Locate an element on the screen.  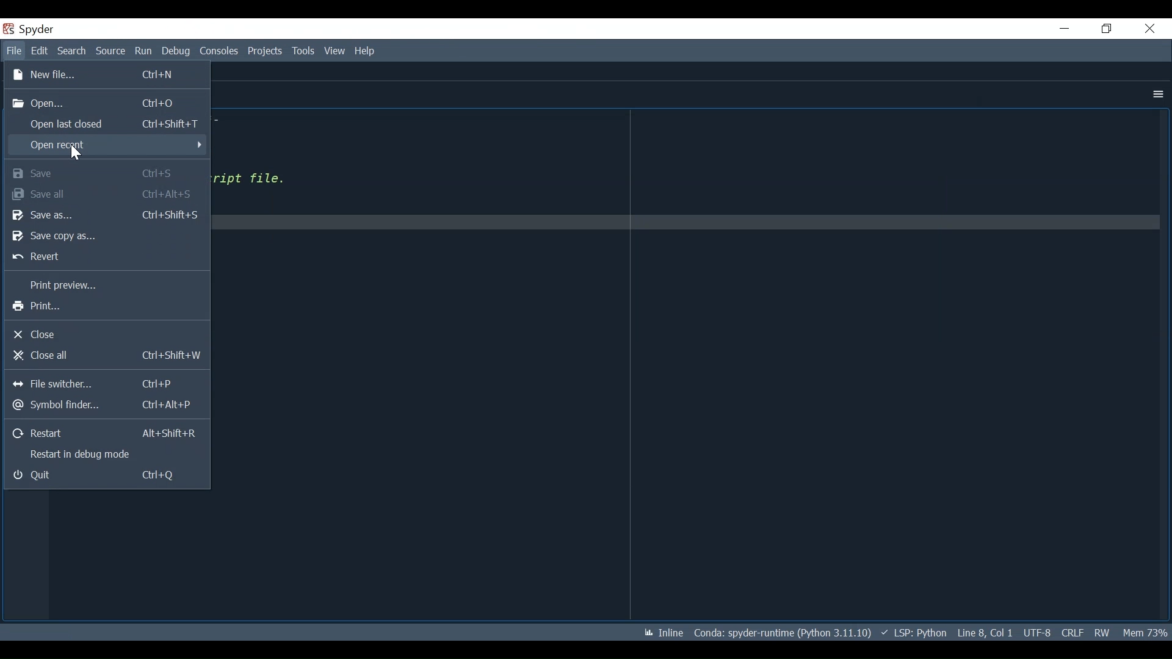
Save all is located at coordinates (107, 193).